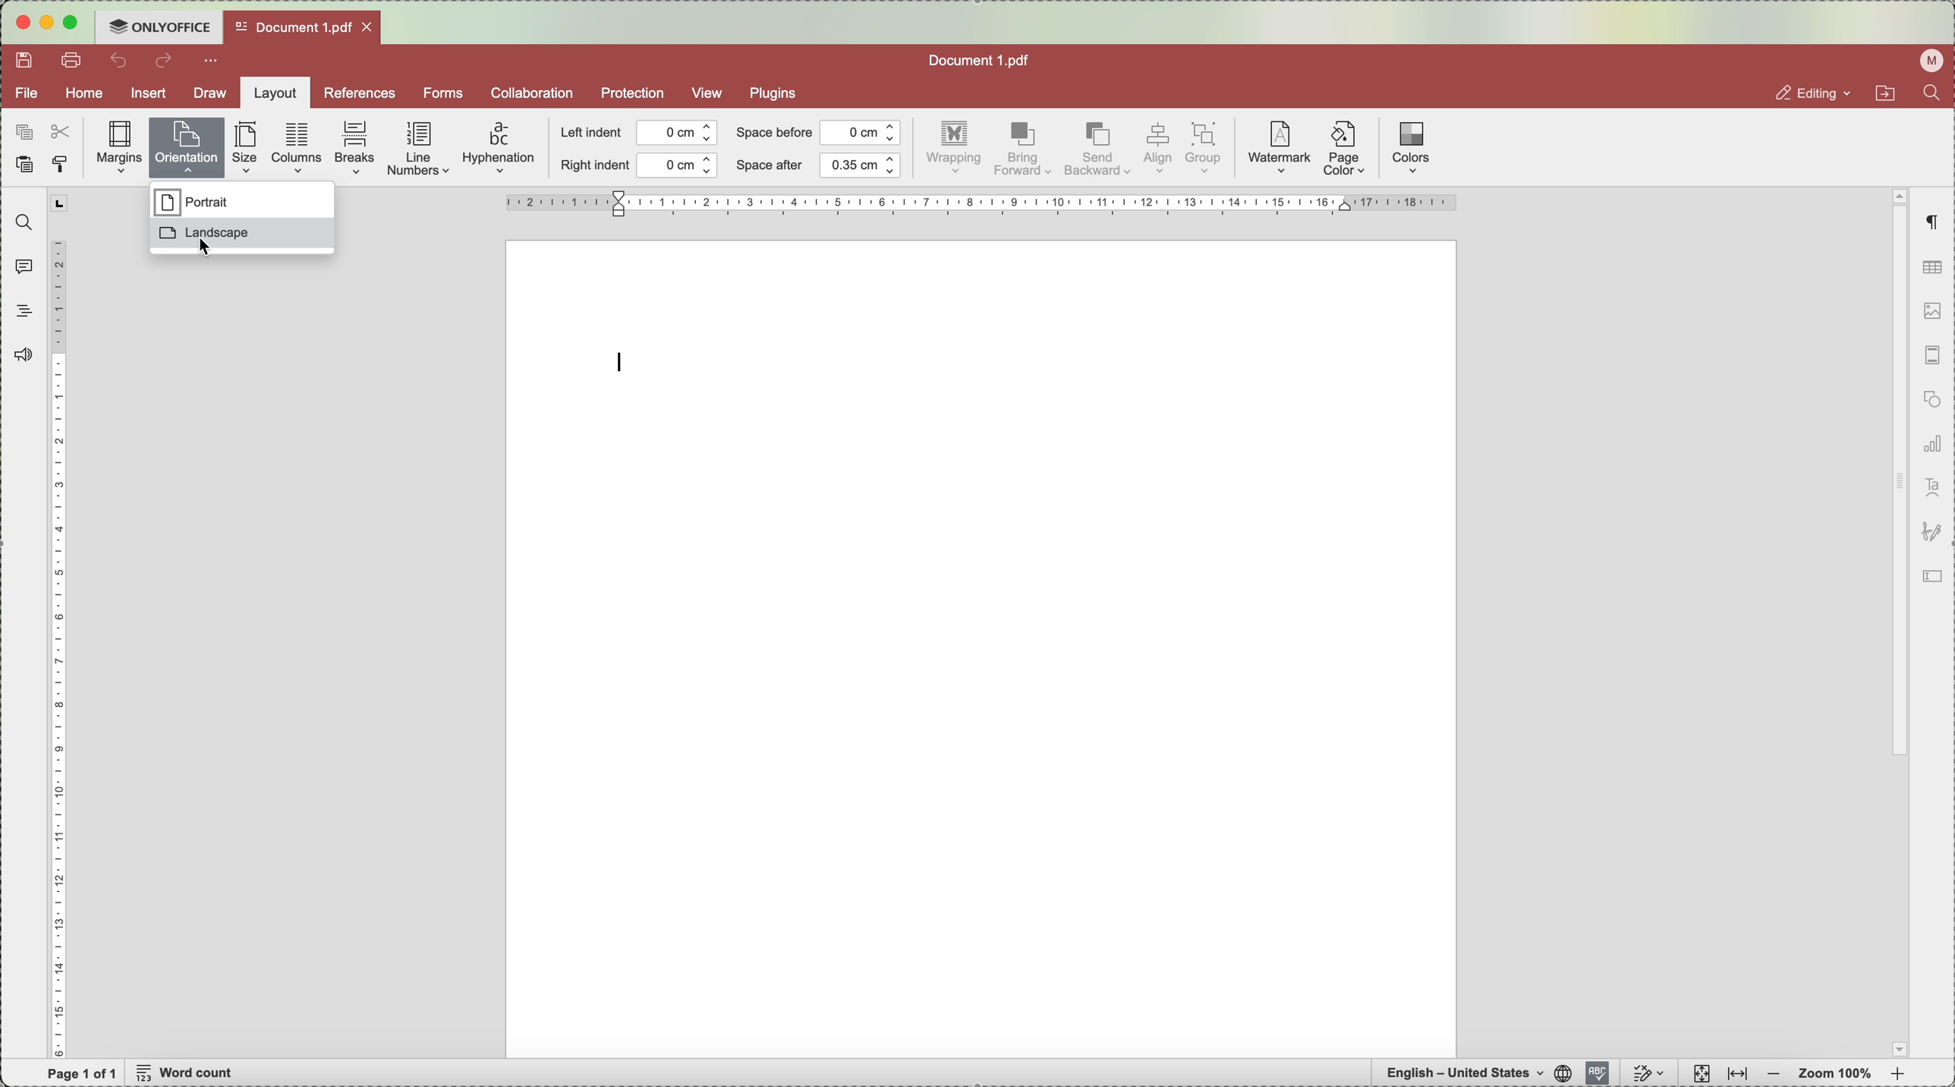  What do you see at coordinates (632, 94) in the screenshot?
I see `protection` at bounding box center [632, 94].